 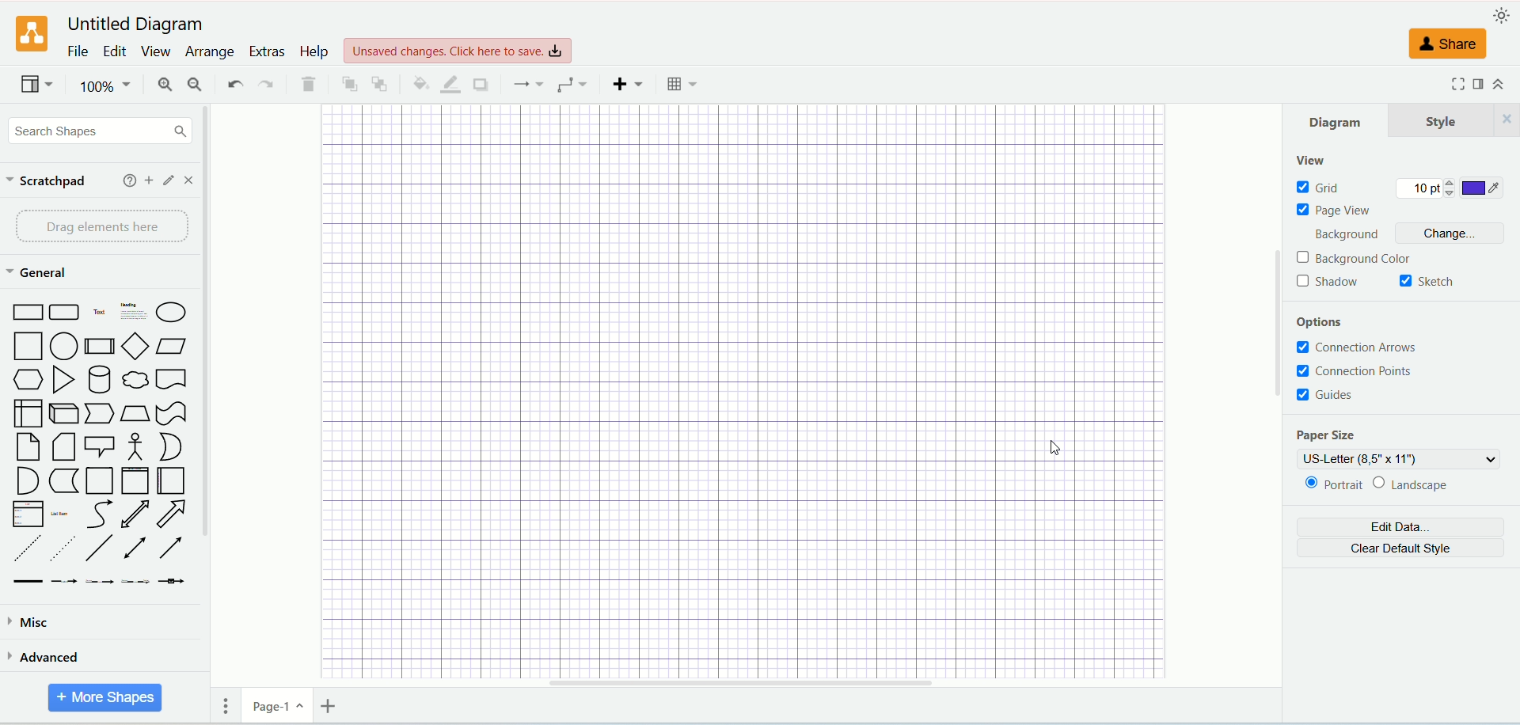 What do you see at coordinates (135, 25) in the screenshot?
I see `untitled diagram` at bounding box center [135, 25].